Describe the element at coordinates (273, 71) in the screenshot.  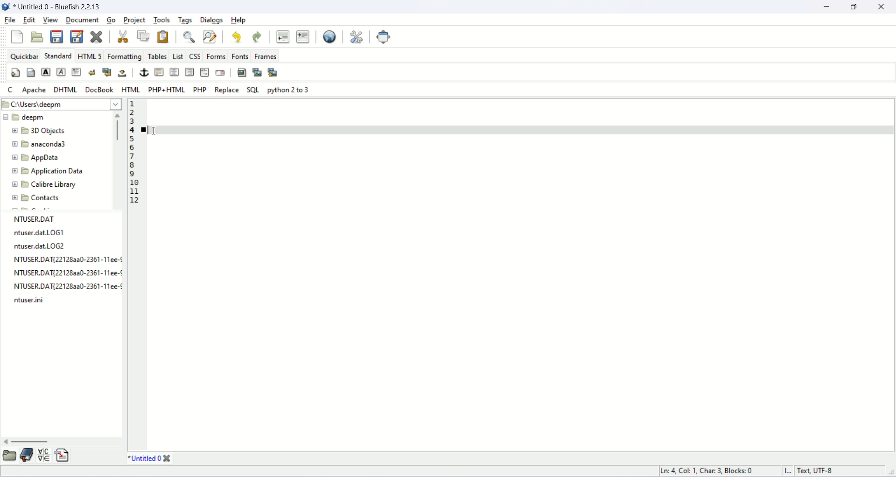
I see `multi thumbnail` at that location.